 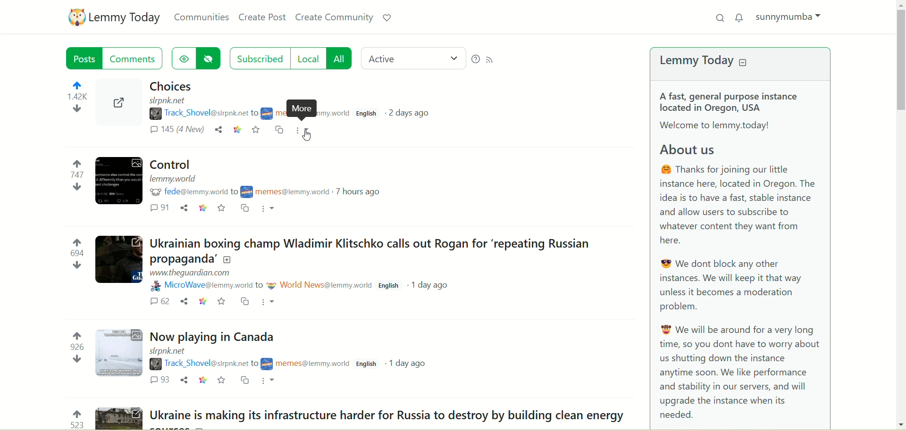 What do you see at coordinates (201, 363) in the screenshot?
I see `username` at bounding box center [201, 363].